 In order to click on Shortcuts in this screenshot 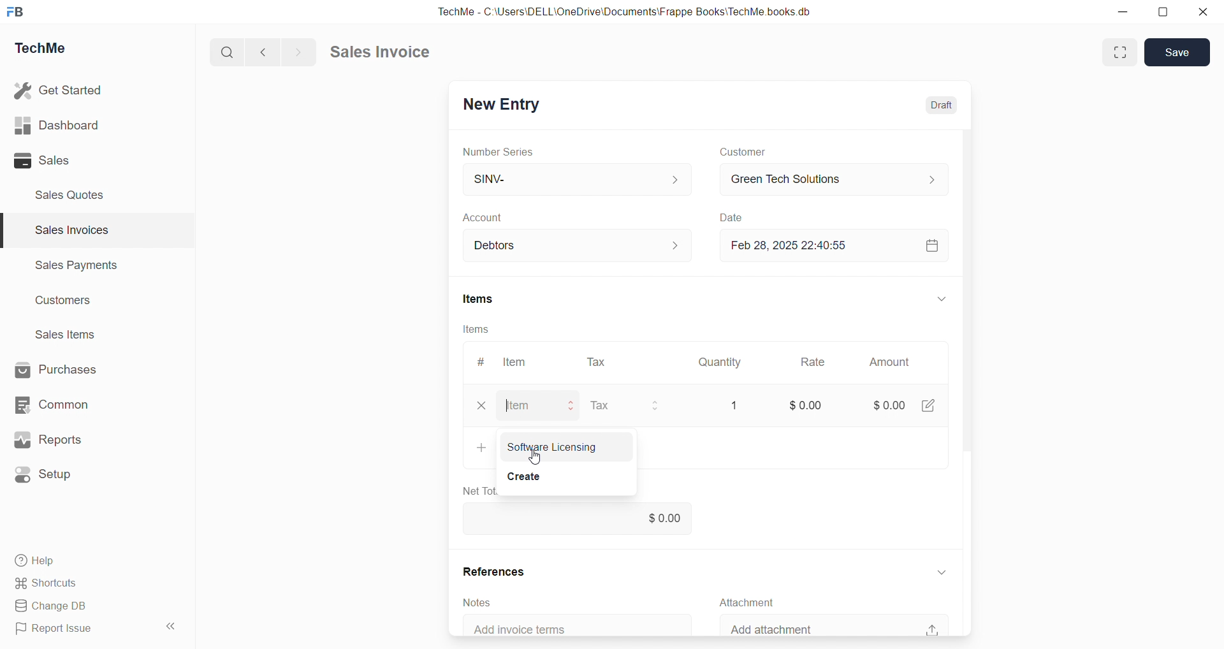, I will do `click(48, 583)`.